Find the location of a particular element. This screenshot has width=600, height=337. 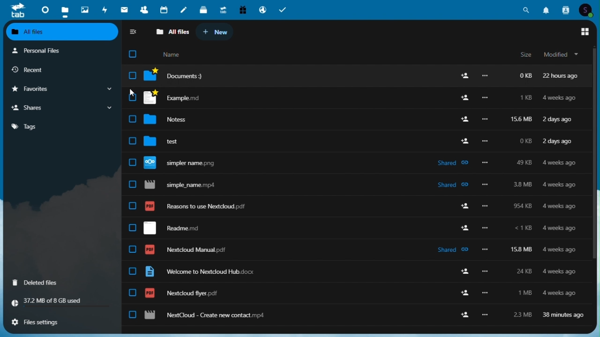

check box is located at coordinates (131, 162).